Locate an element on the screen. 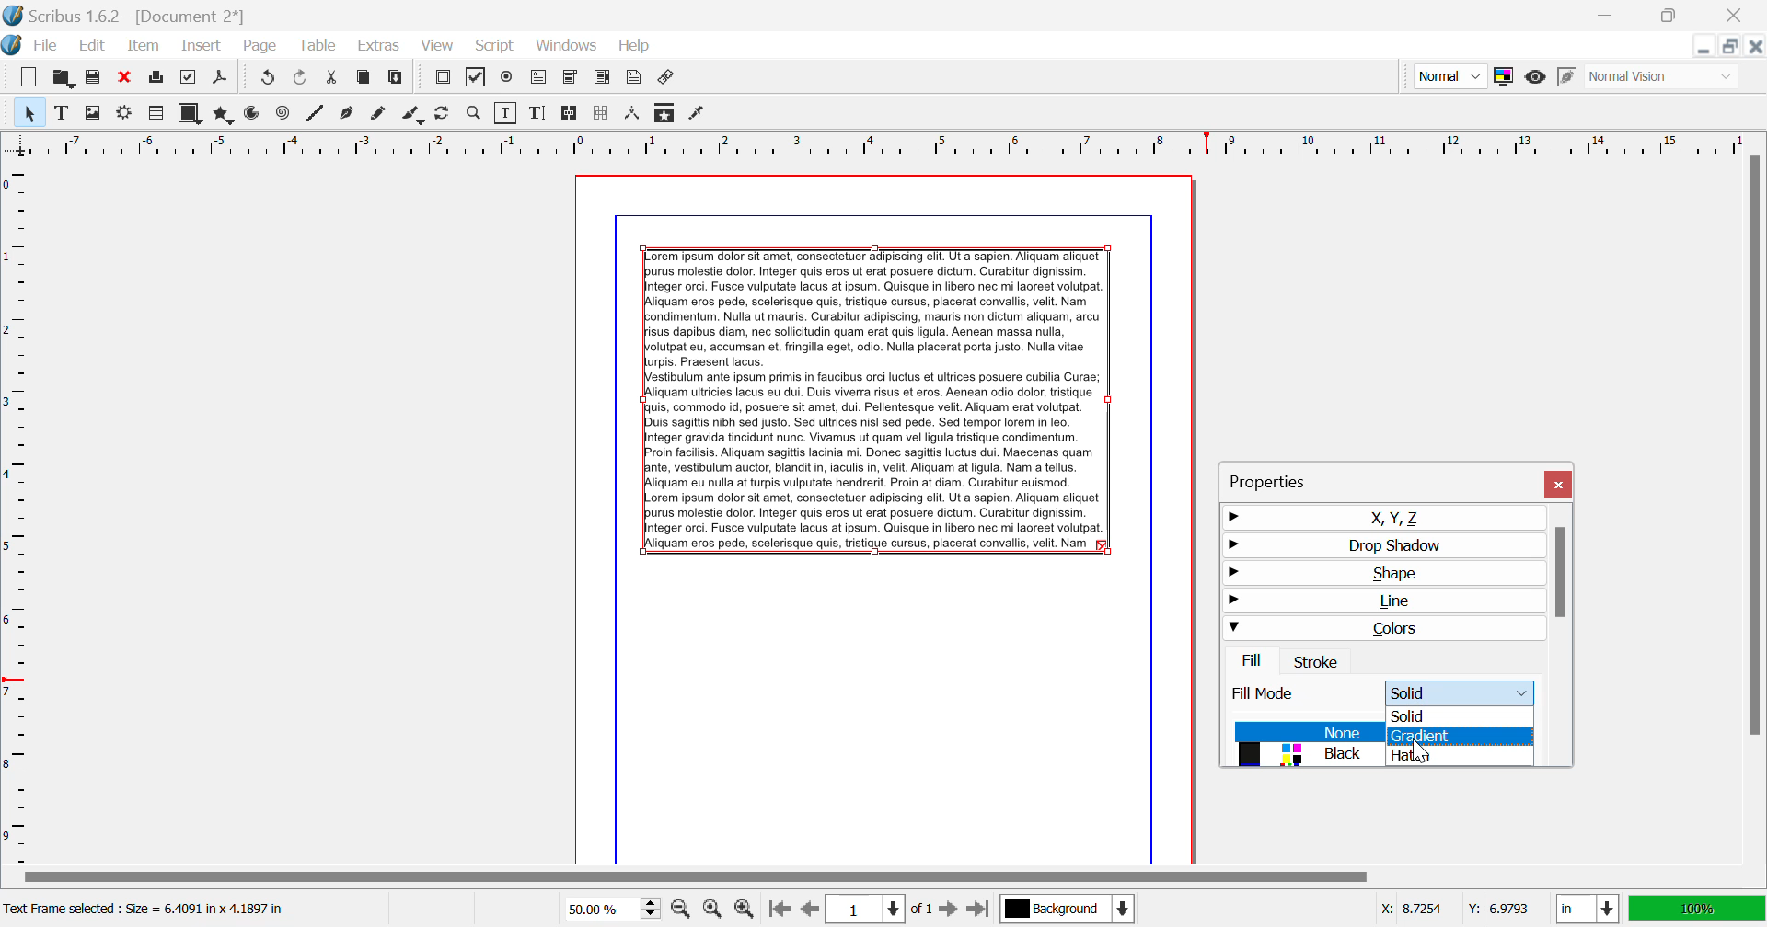  Properties is located at coordinates (1288, 478).